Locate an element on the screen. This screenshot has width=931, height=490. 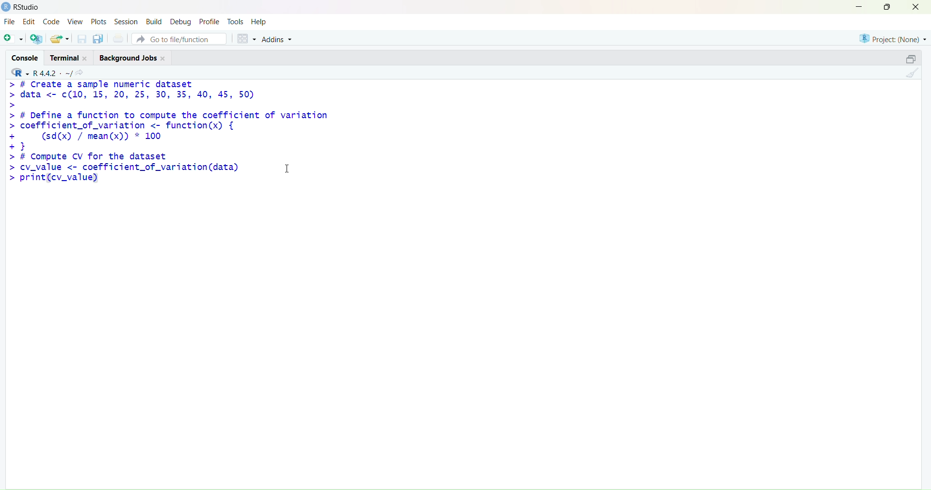
build is located at coordinates (154, 22).